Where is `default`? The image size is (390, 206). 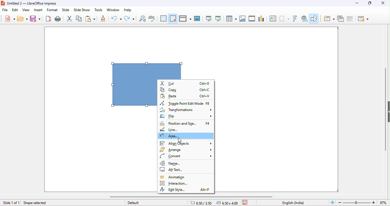
default is located at coordinates (134, 203).